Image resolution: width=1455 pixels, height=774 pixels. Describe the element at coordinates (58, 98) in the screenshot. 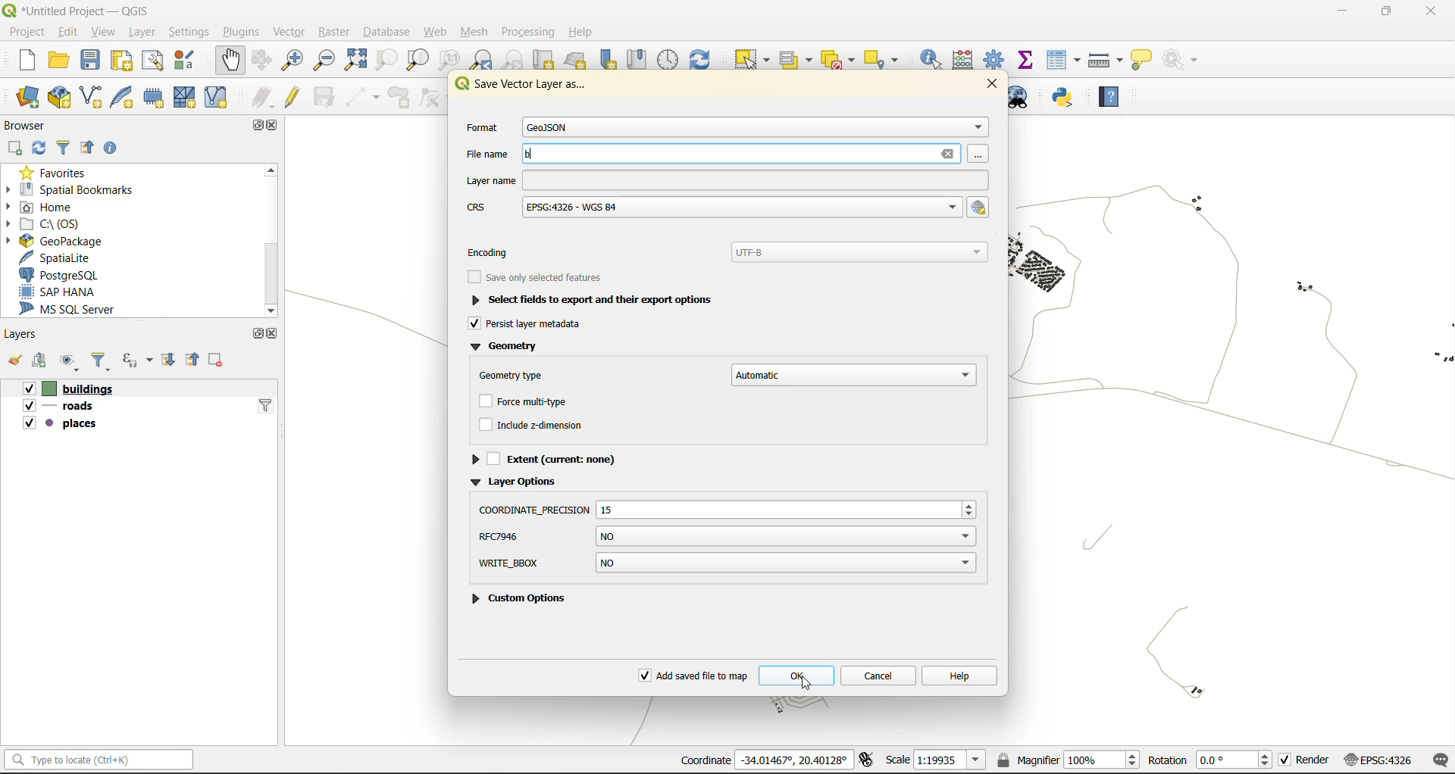

I see `new geopackage` at that location.